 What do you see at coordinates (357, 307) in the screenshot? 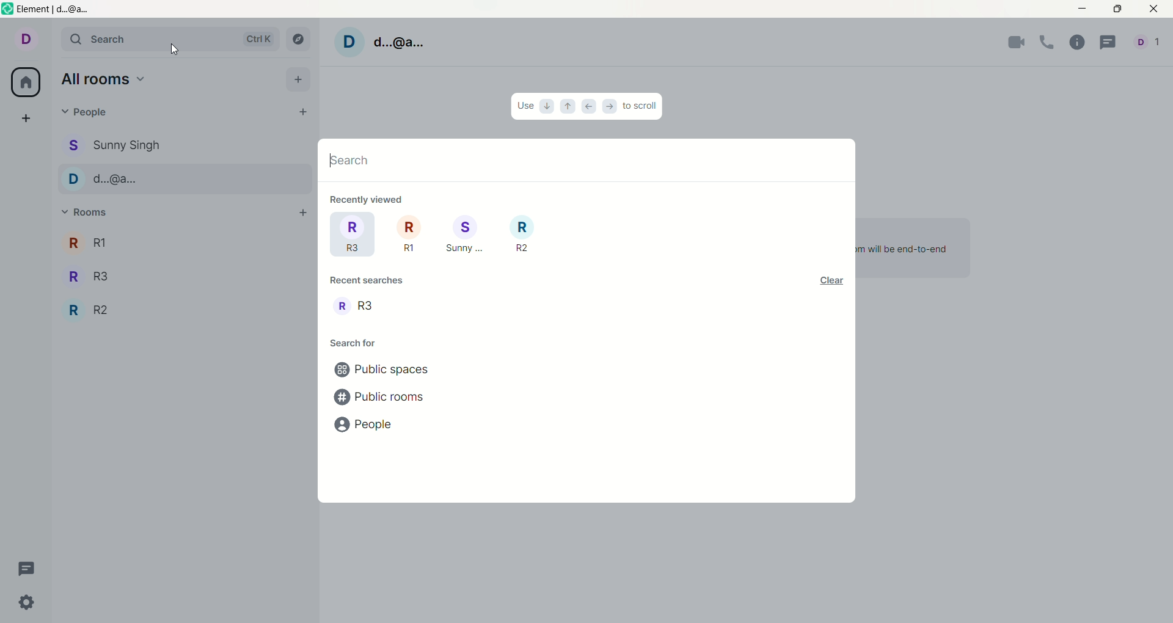
I see `room` at bounding box center [357, 307].